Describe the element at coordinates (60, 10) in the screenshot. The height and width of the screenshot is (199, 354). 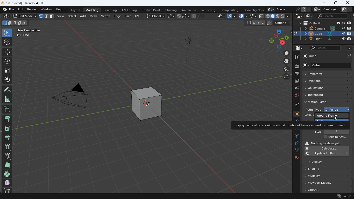
I see `help` at that location.